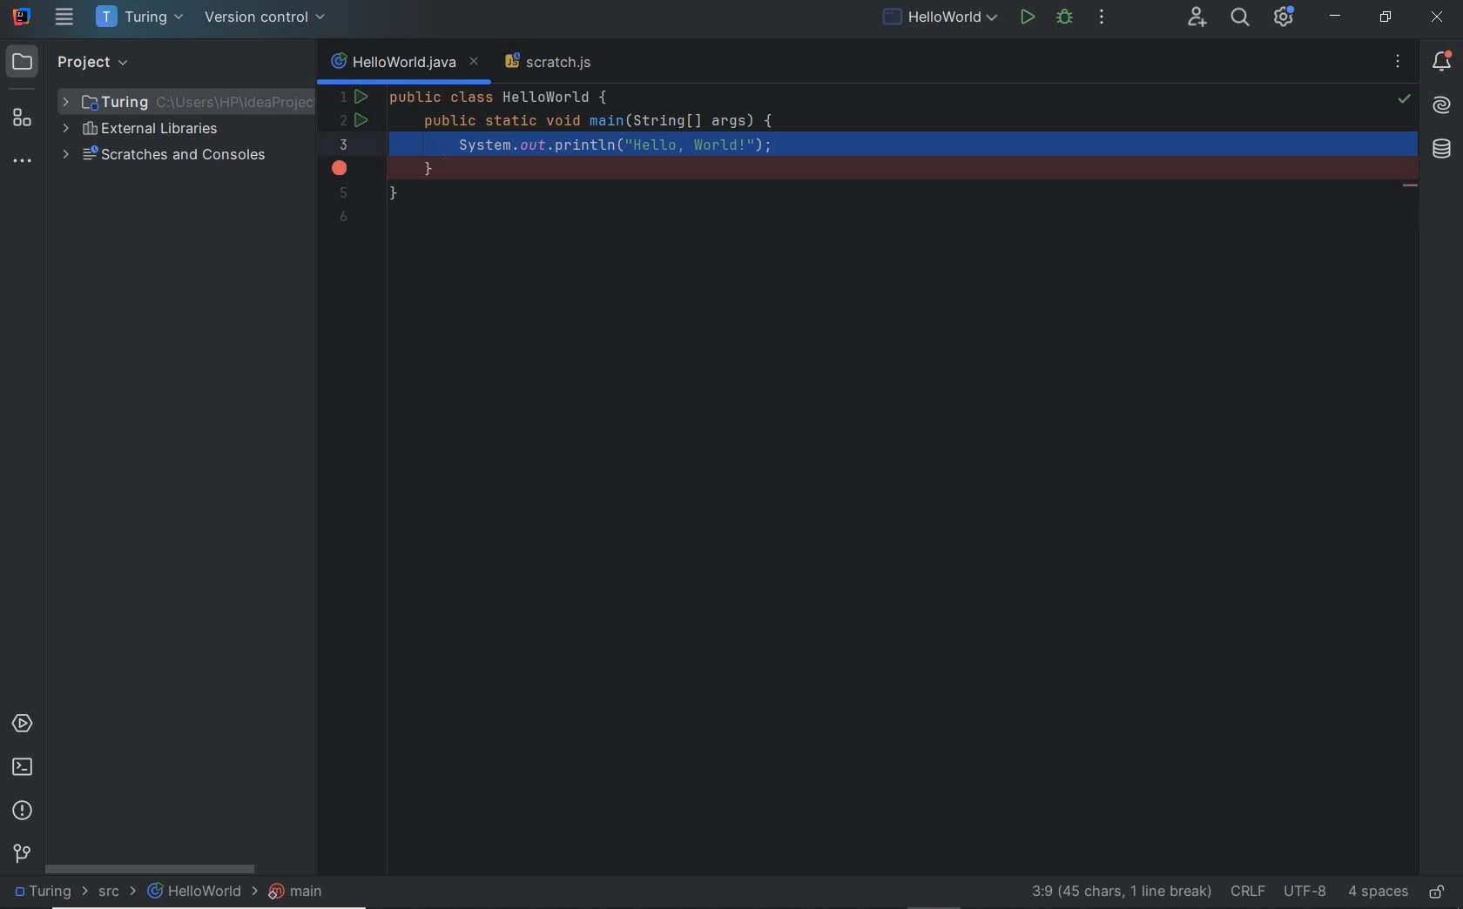 Image resolution: width=1463 pixels, height=909 pixels. I want to click on external libraries, so click(149, 131).